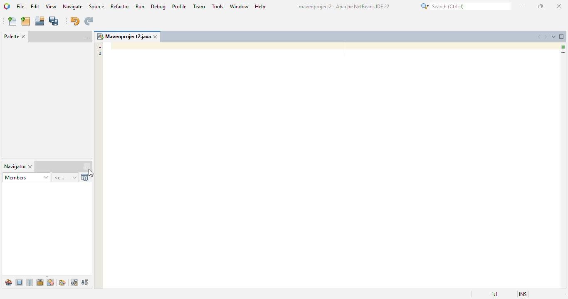 The image size is (568, 299). I want to click on open javadoc window, so click(86, 177).